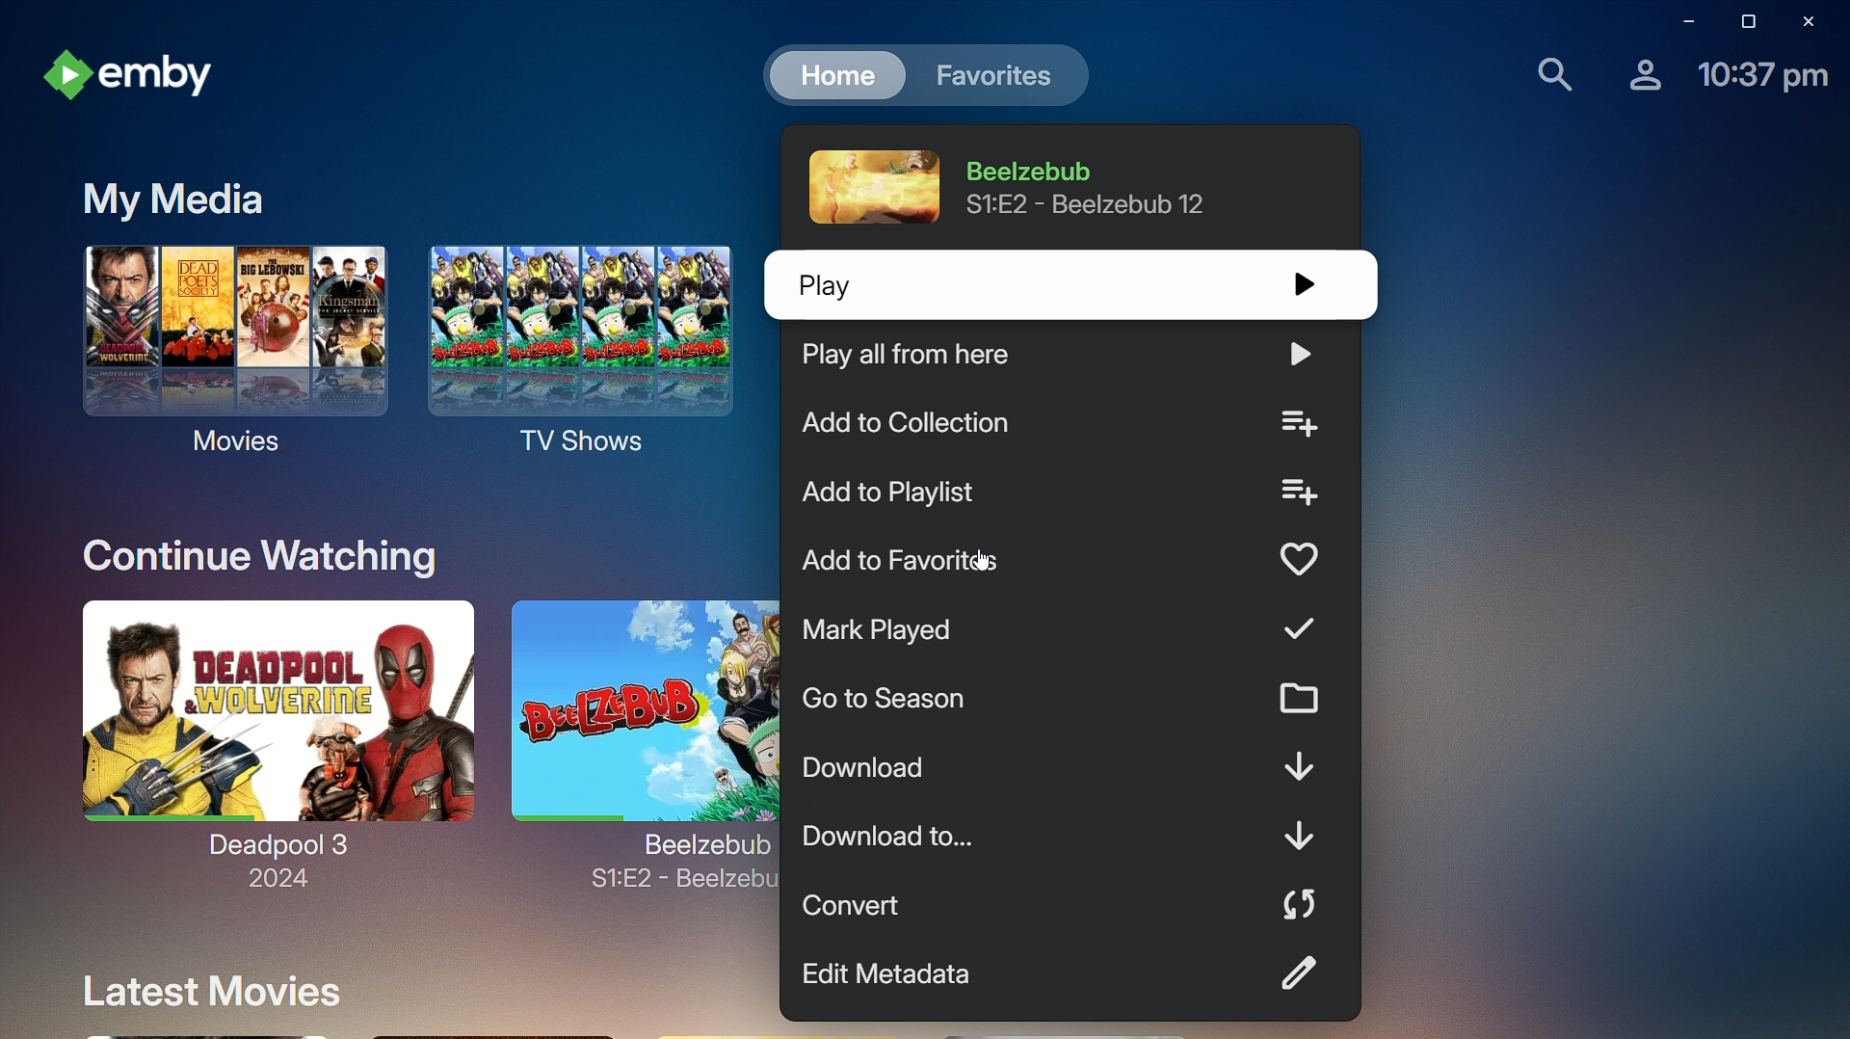  I want to click on TV Shows, so click(582, 351).